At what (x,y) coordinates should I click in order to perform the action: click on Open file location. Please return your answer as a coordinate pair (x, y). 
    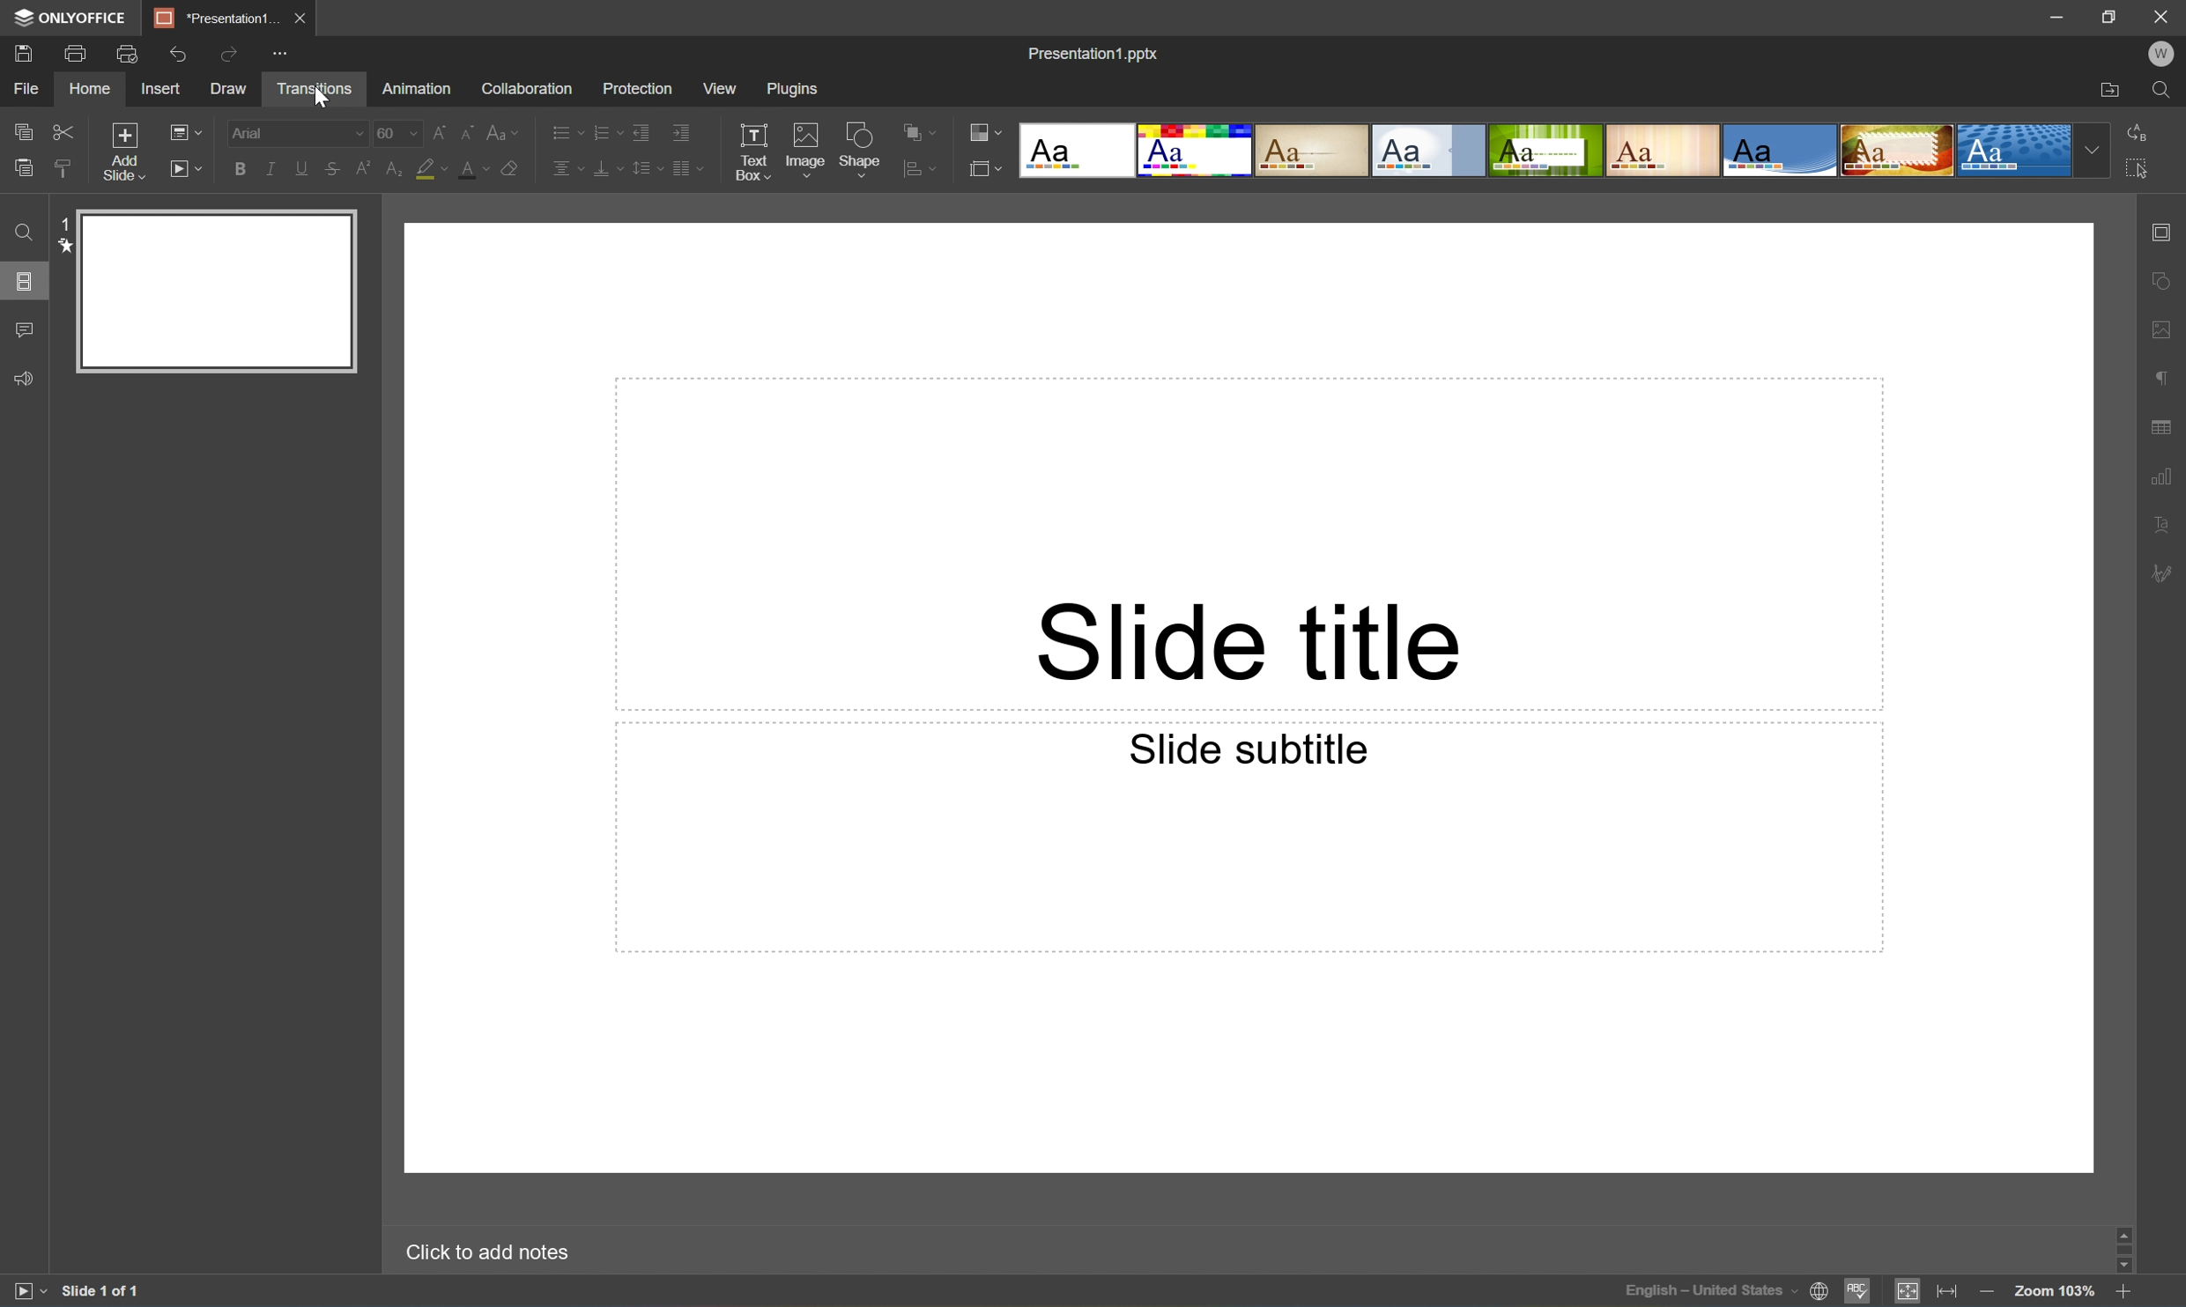
    Looking at the image, I should click on (2111, 91).